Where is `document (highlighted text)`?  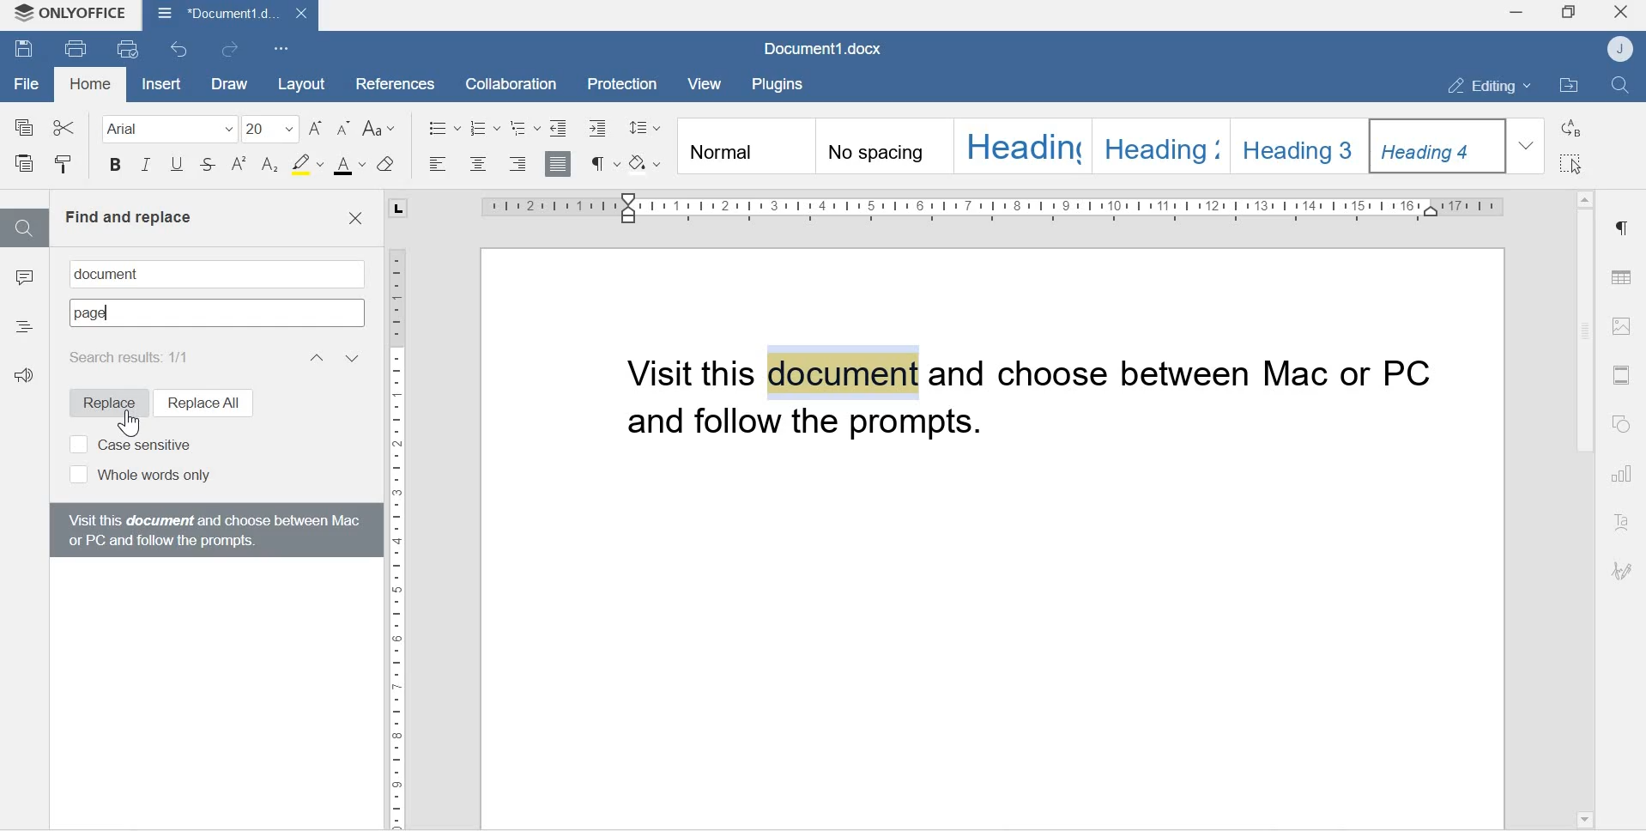
document (highlighted text) is located at coordinates (843, 372).